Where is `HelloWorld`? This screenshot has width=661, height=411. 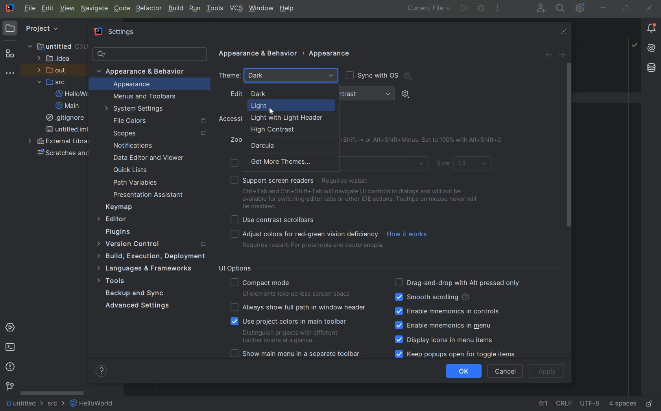
HelloWorld is located at coordinates (92, 404).